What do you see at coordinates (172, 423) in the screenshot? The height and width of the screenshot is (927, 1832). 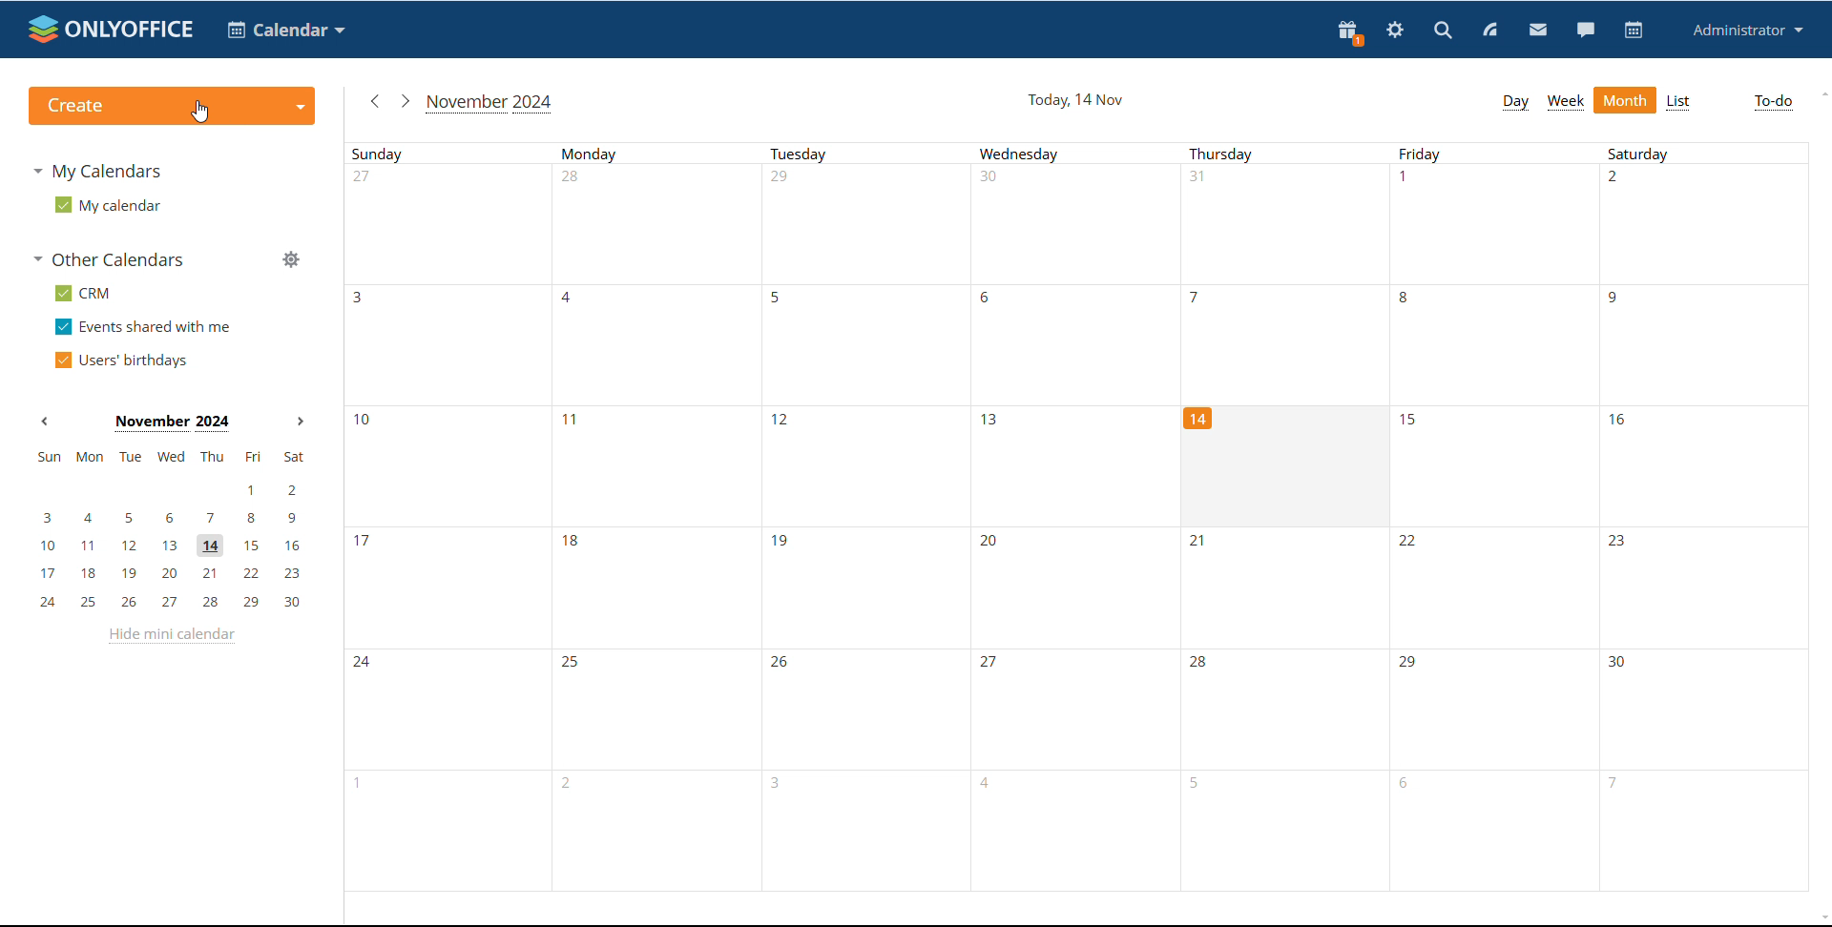 I see `Month on display` at bounding box center [172, 423].